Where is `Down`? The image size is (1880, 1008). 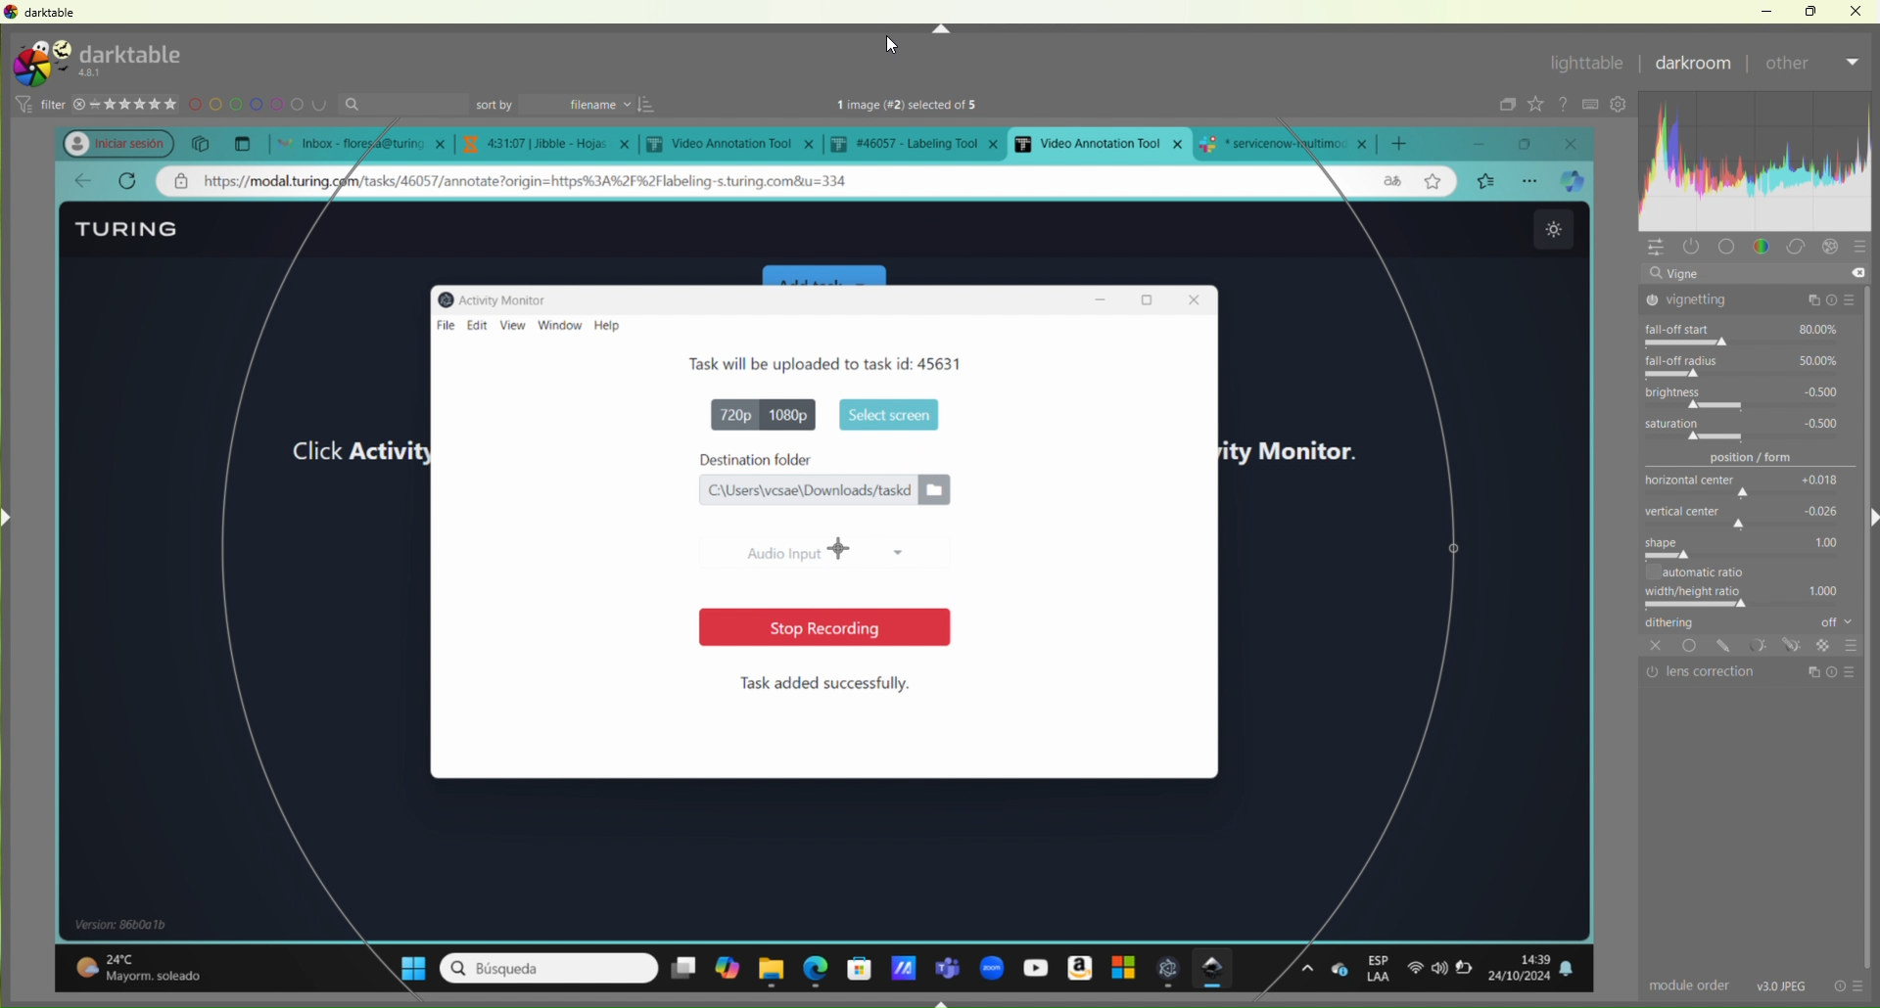
Down is located at coordinates (943, 1001).